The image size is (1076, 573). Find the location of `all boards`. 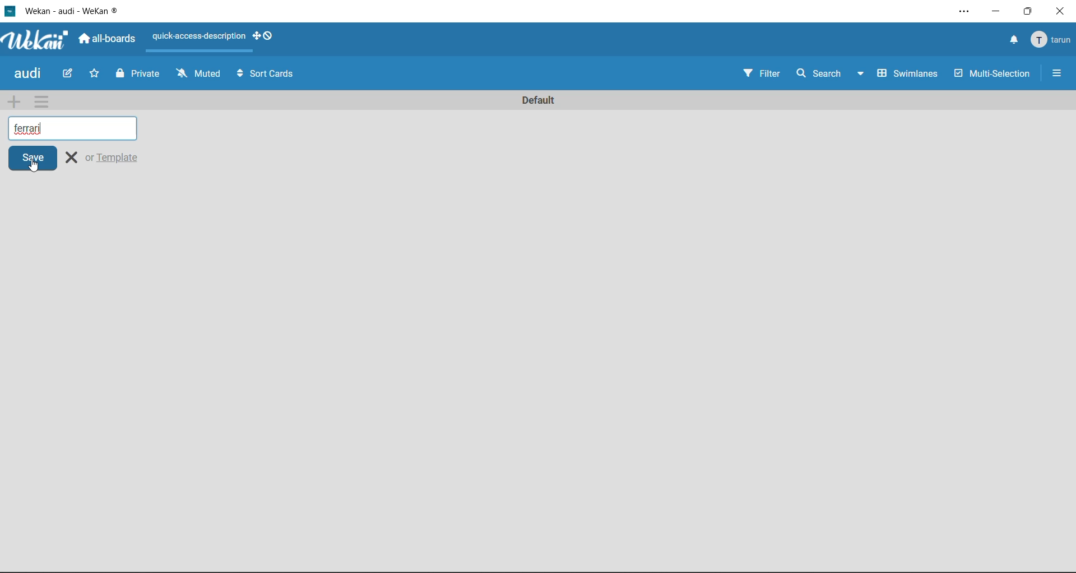

all boards is located at coordinates (106, 39).